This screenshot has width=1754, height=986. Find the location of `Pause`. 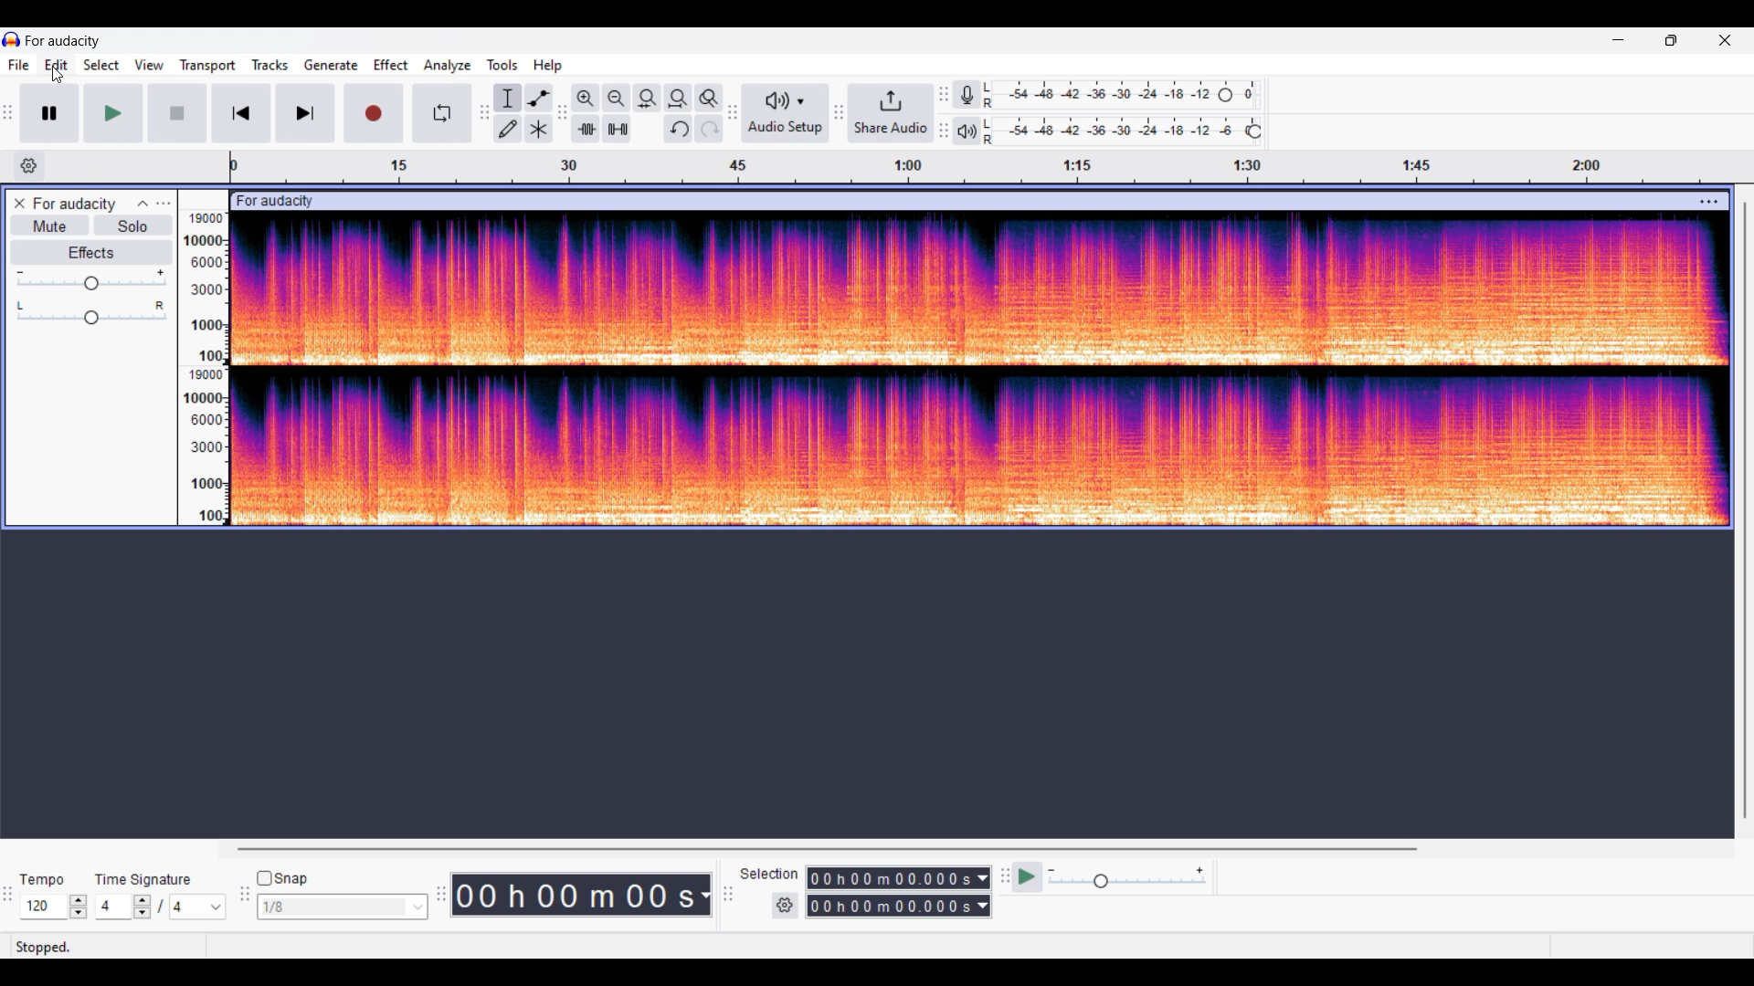

Pause is located at coordinates (50, 113).